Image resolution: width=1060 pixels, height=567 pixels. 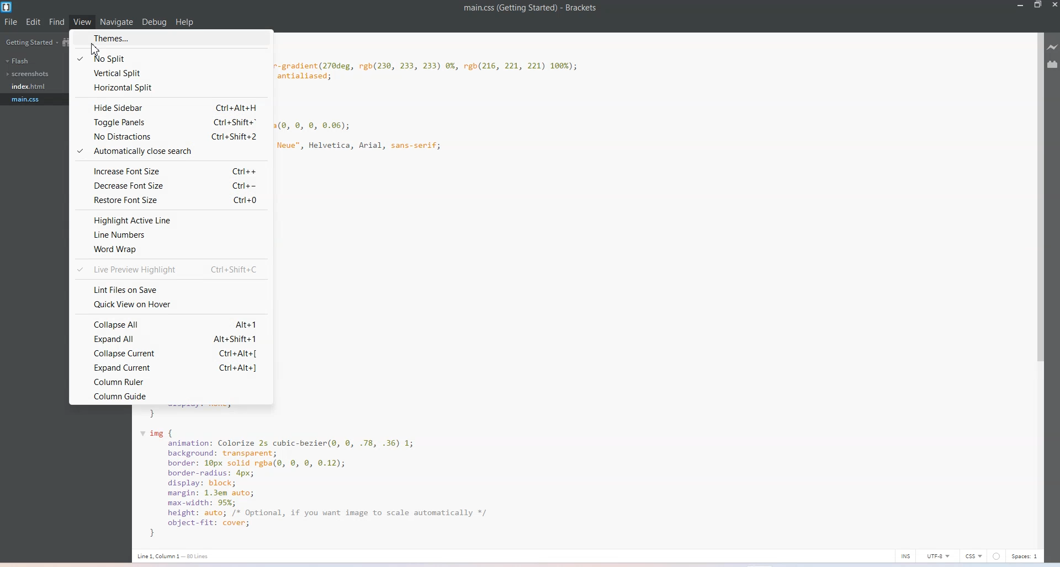 I want to click on Toggle panels, so click(x=172, y=122).